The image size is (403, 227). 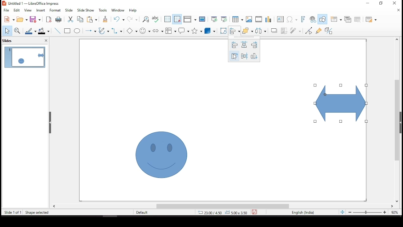 What do you see at coordinates (147, 212) in the screenshot?
I see `default` at bounding box center [147, 212].